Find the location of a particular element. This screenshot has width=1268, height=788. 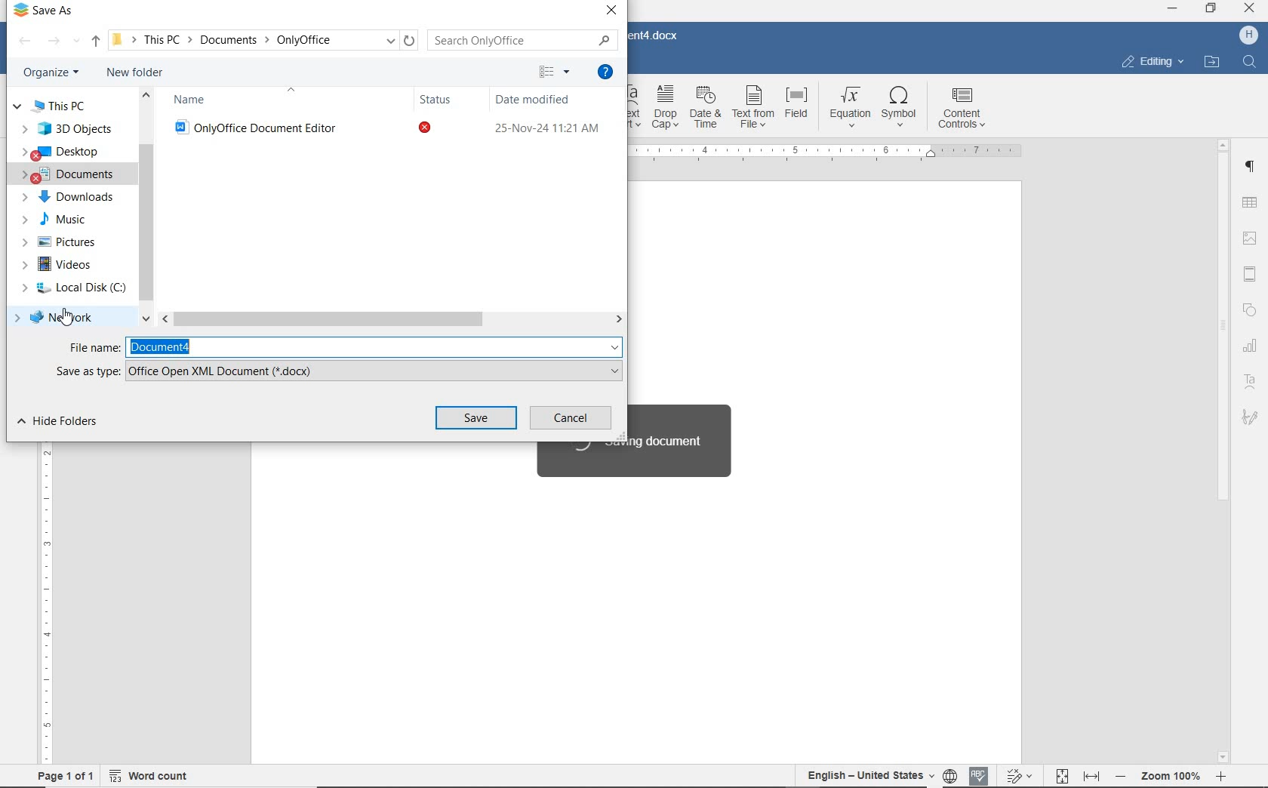

editing is located at coordinates (1154, 61).